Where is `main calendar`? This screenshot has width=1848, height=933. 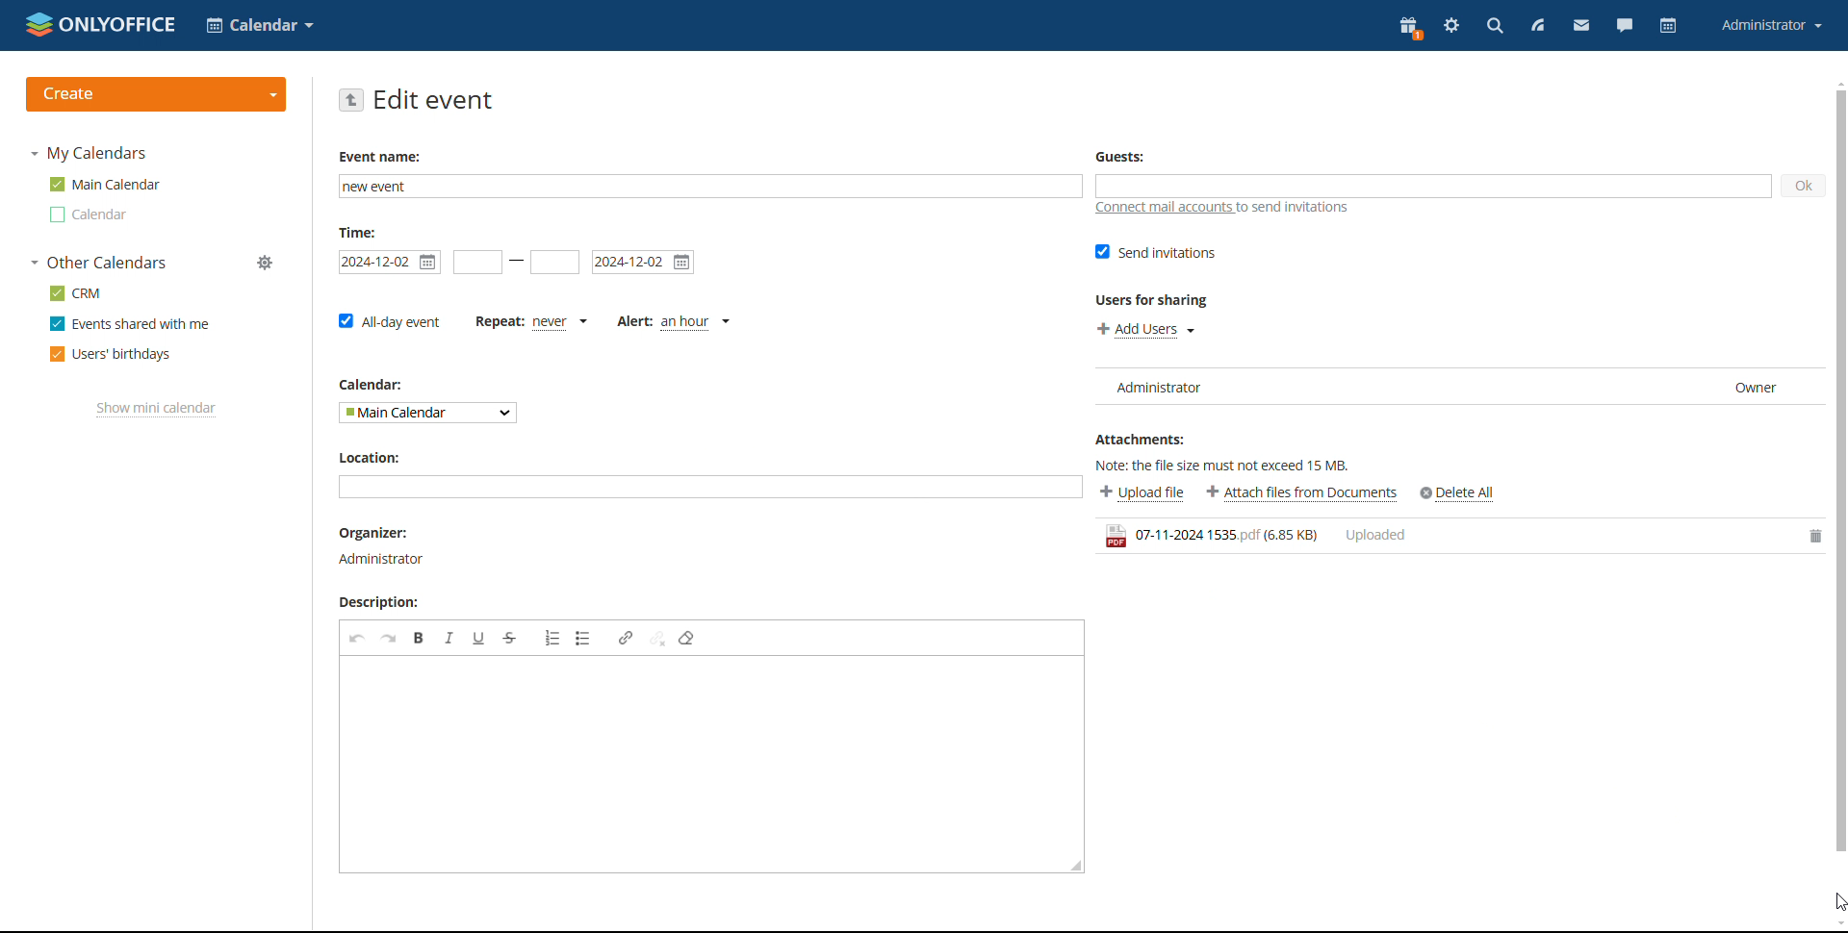 main calendar is located at coordinates (105, 185).